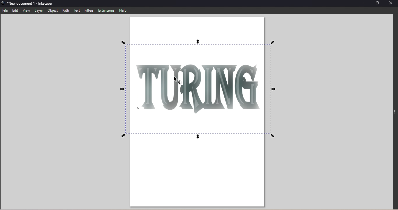 This screenshot has width=398, height=210. What do you see at coordinates (15, 11) in the screenshot?
I see `Edit` at bounding box center [15, 11].